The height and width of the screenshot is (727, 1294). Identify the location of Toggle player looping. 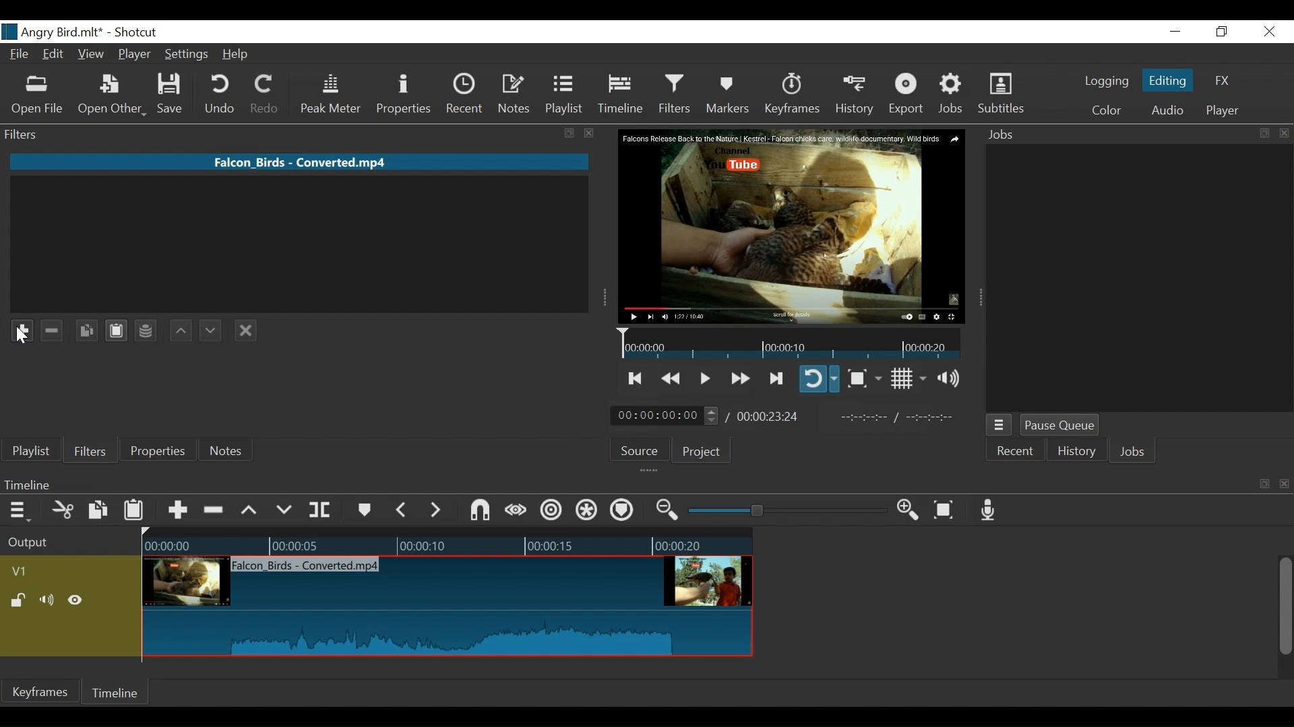
(819, 378).